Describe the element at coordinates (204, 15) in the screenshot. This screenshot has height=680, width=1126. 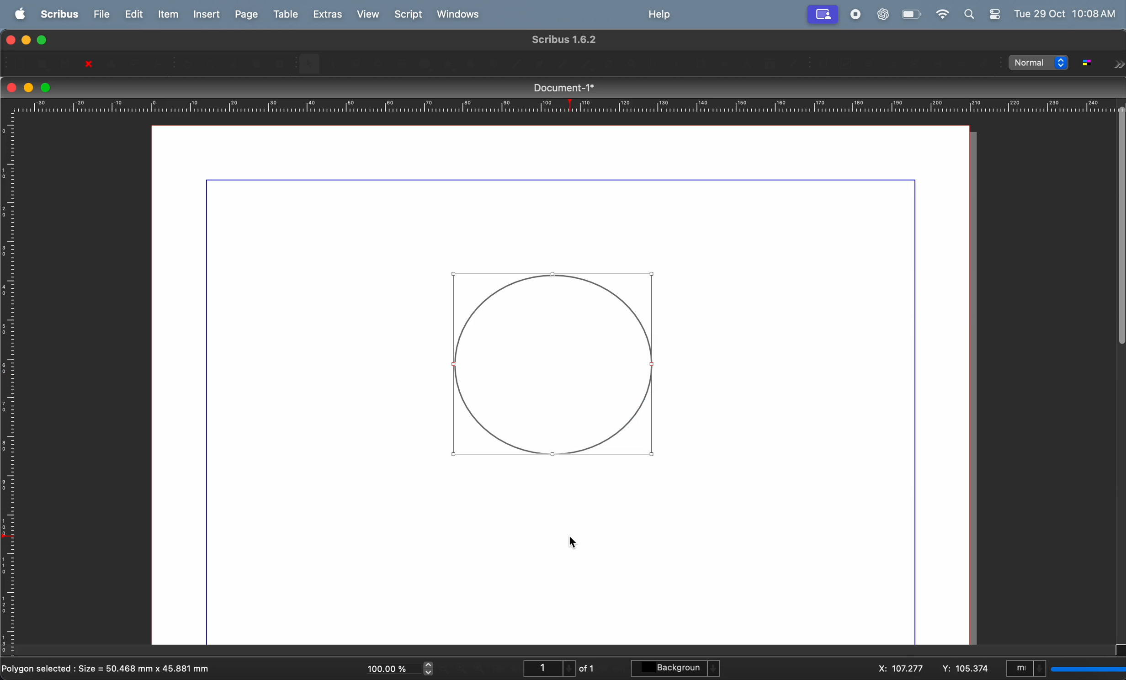
I see `insert` at that location.